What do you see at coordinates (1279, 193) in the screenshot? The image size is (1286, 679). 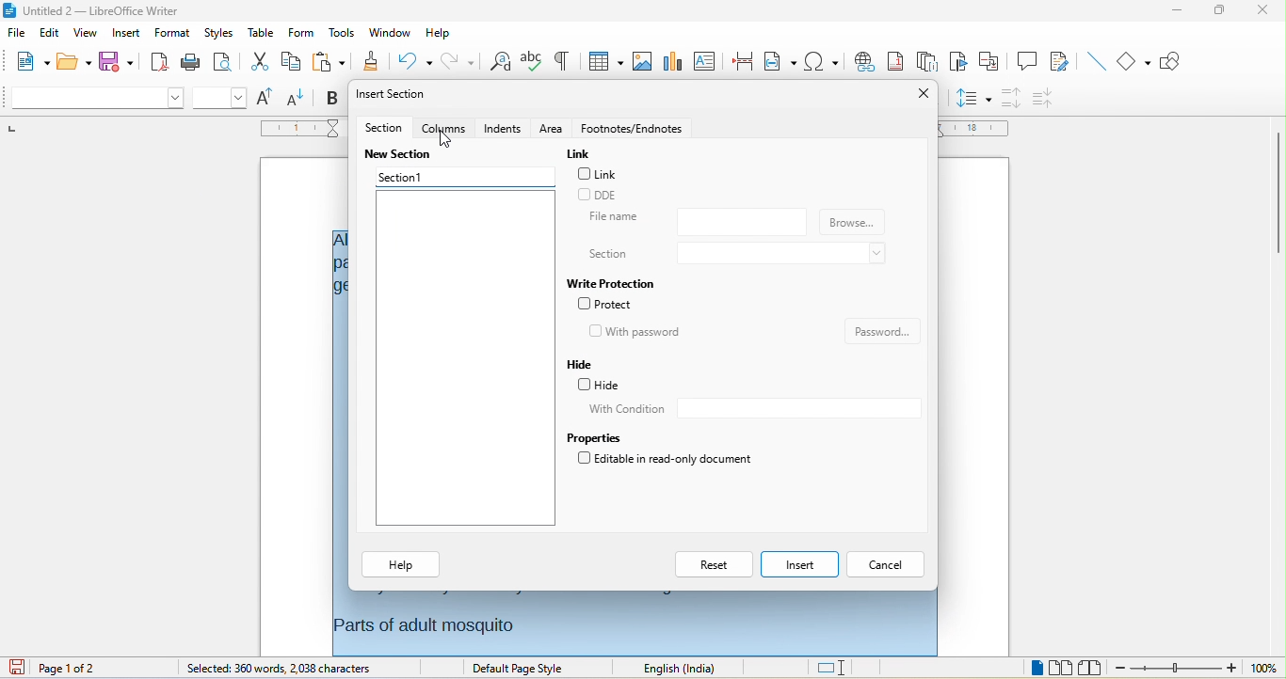 I see `vertical scrollbar` at bounding box center [1279, 193].